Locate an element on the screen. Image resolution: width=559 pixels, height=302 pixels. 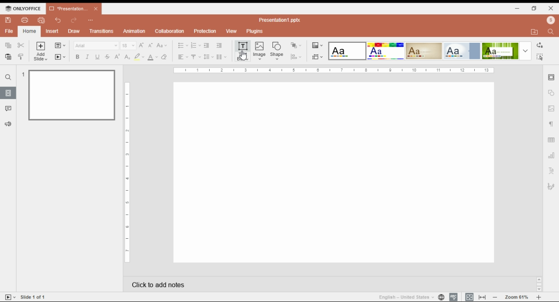
protection is located at coordinates (205, 31).